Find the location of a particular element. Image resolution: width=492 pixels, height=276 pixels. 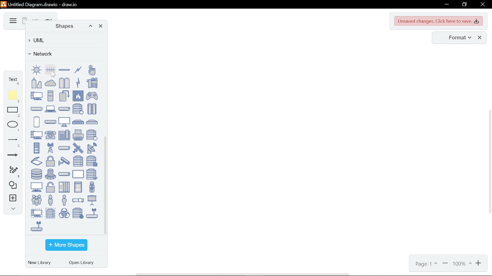

comm link (icon) is located at coordinates (78, 82).